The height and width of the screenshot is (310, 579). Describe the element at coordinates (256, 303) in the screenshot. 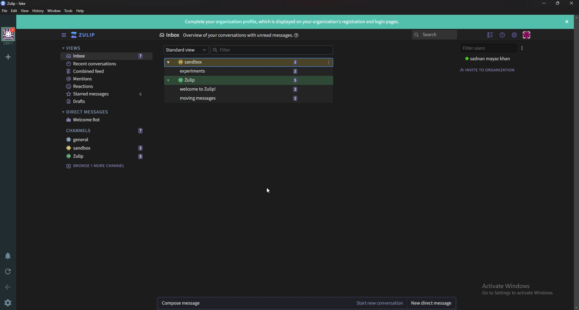

I see `Compose message` at that location.